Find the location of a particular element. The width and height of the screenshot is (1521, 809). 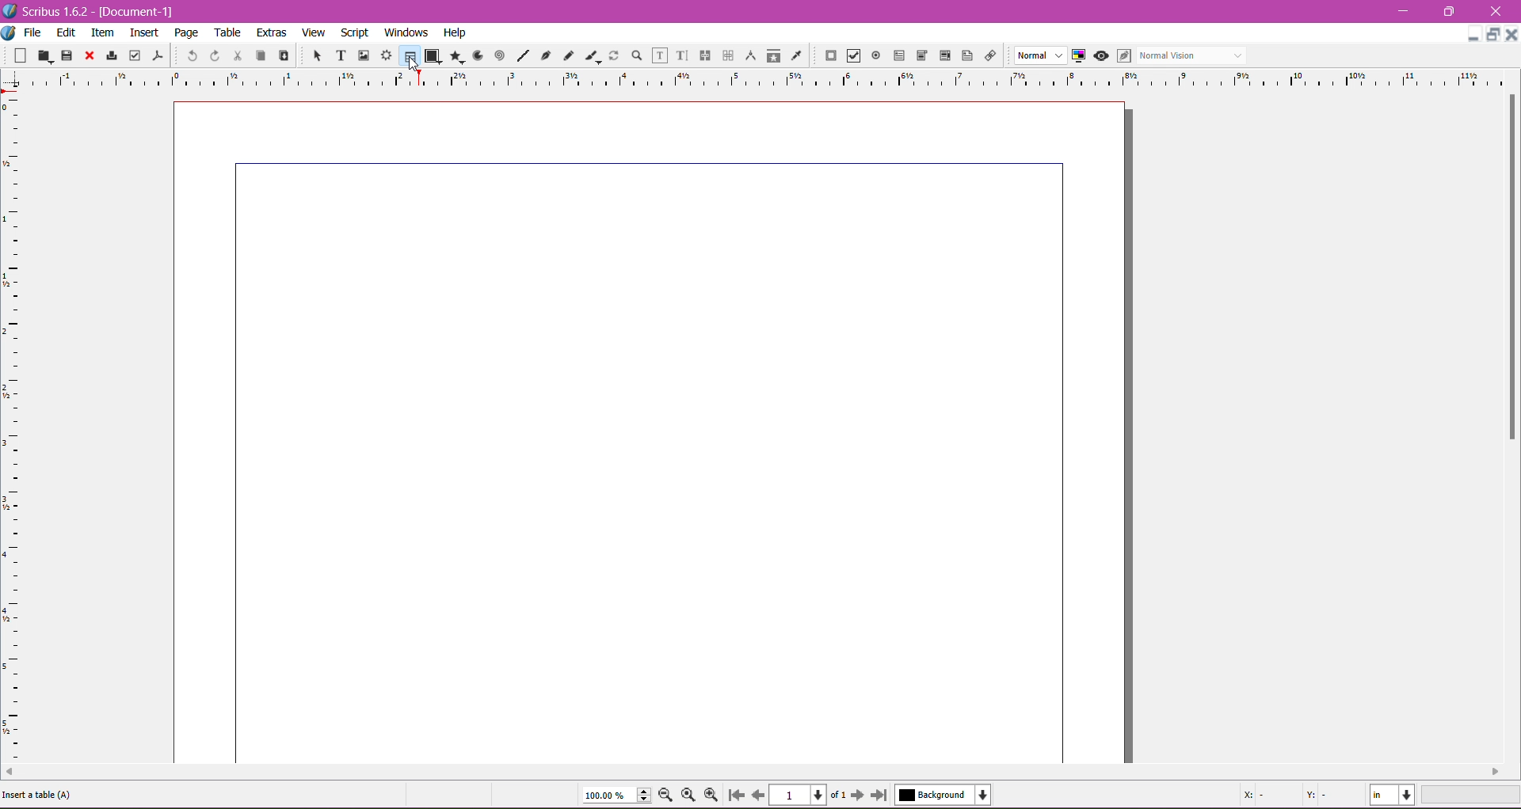

Extras is located at coordinates (272, 32).